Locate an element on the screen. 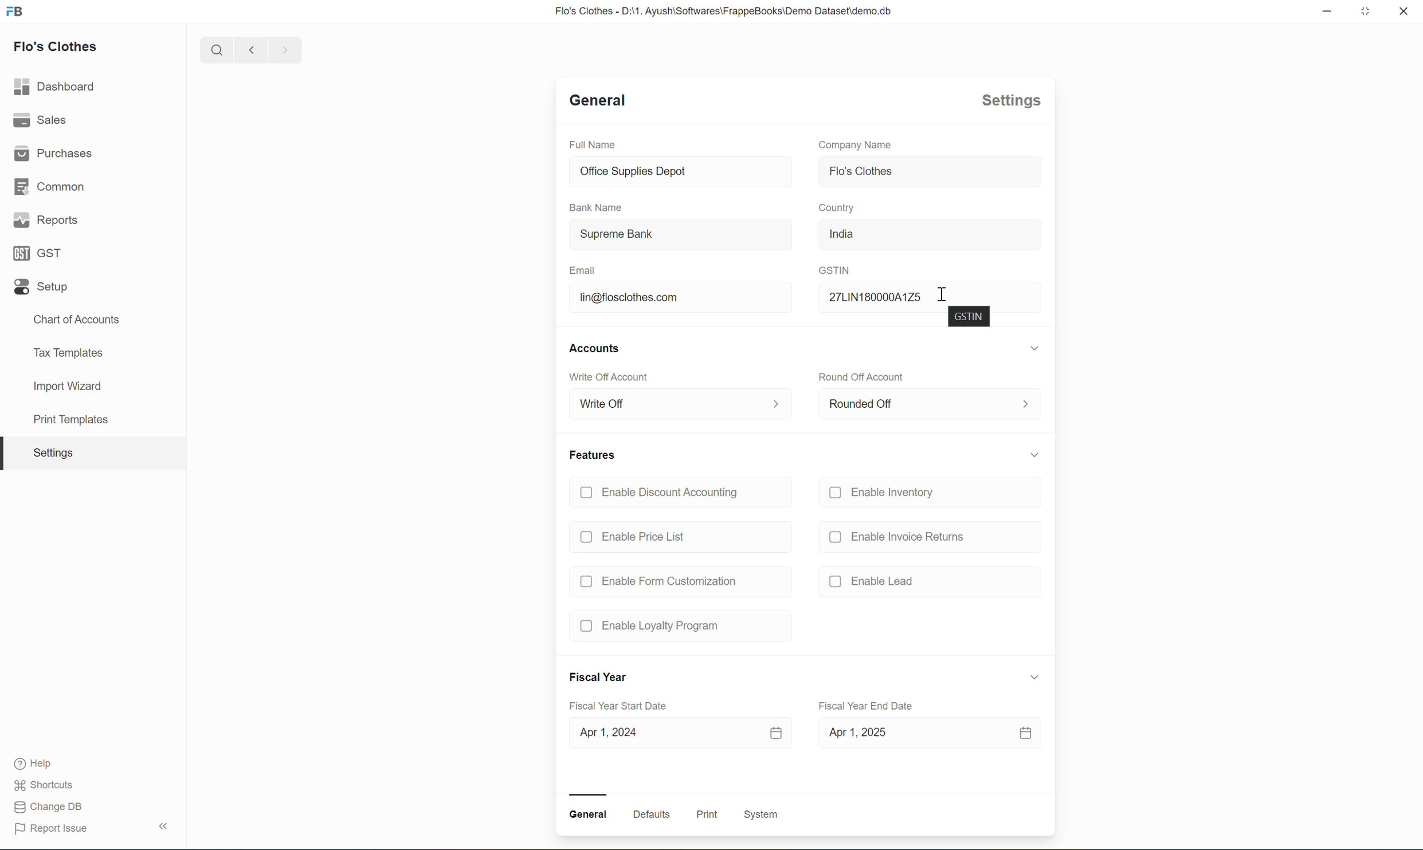 Image resolution: width=1423 pixels, height=850 pixels. Report Issue is located at coordinates (49, 828).